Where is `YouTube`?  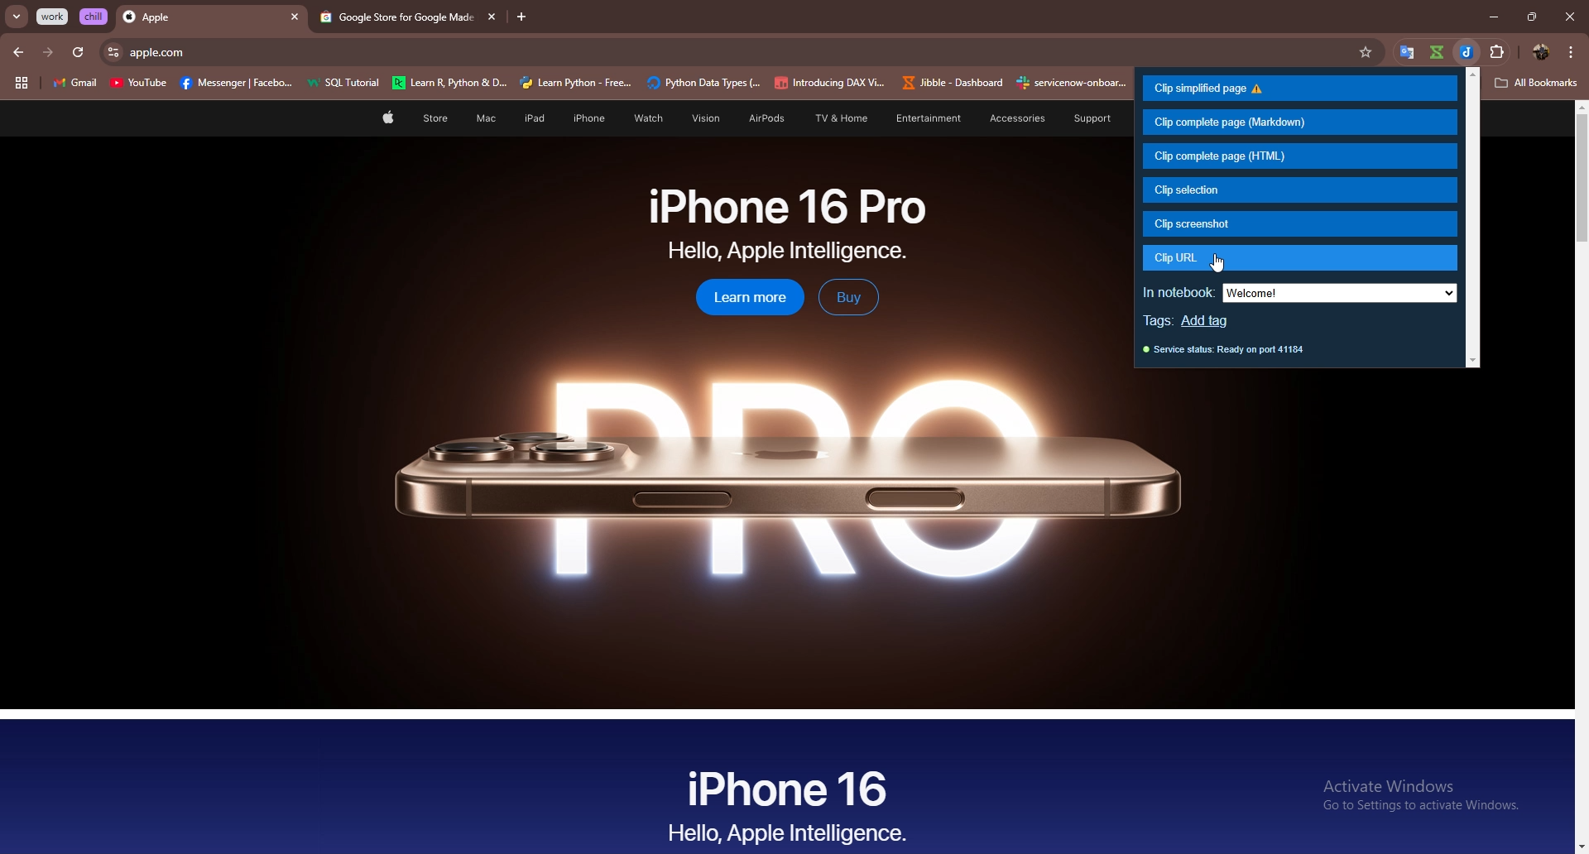
YouTube is located at coordinates (138, 85).